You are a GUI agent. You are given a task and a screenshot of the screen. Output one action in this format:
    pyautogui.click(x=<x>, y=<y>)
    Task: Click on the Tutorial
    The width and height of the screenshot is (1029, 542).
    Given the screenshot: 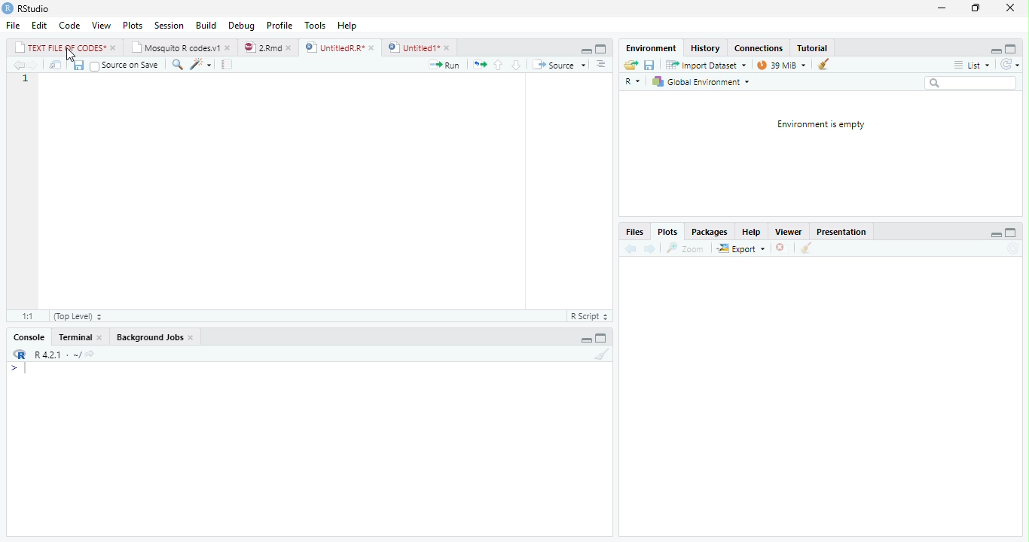 What is the action you would take?
    pyautogui.click(x=814, y=47)
    